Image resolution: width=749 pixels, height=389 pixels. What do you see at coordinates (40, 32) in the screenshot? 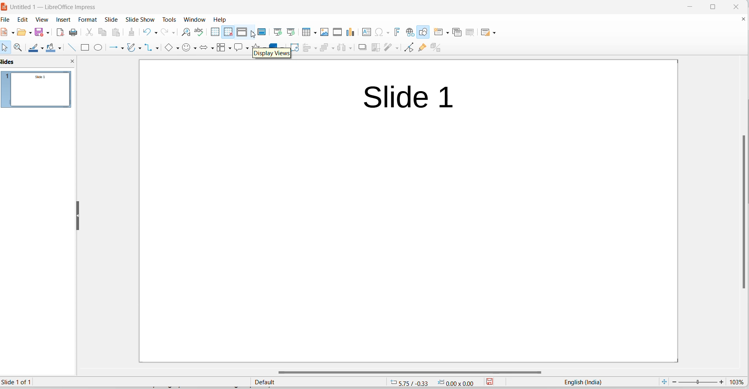
I see `save` at bounding box center [40, 32].